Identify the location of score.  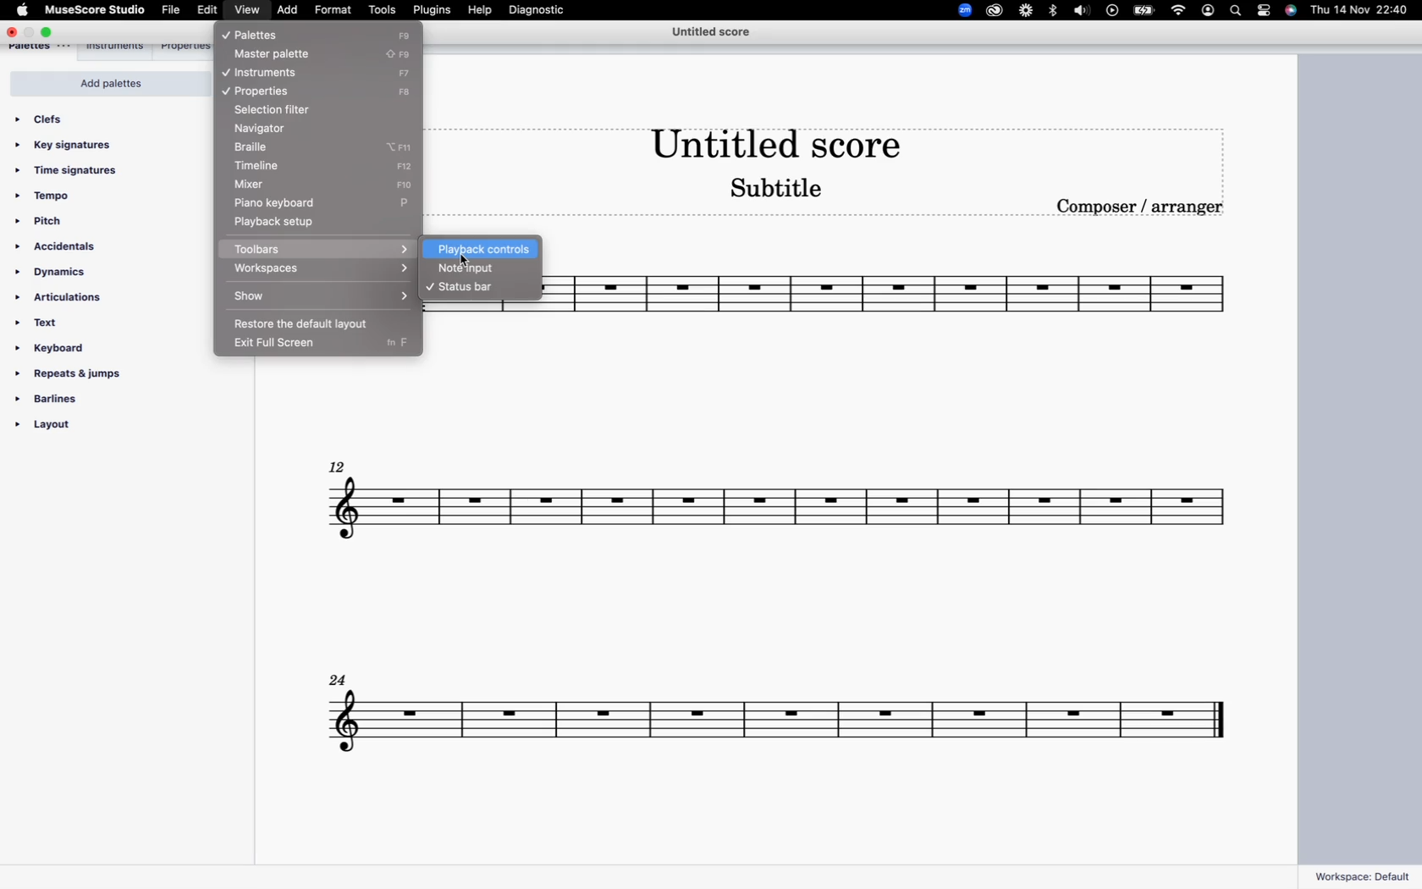
(778, 709).